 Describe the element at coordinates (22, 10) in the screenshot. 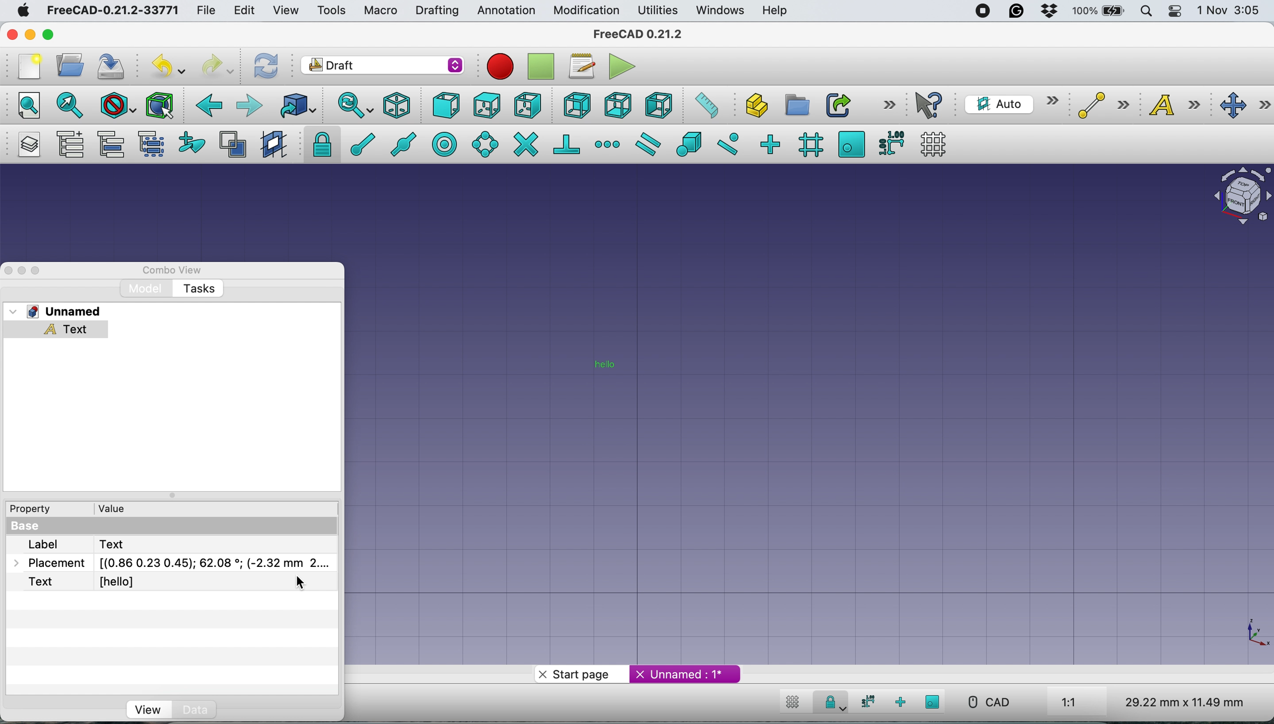

I see `system logo` at that location.